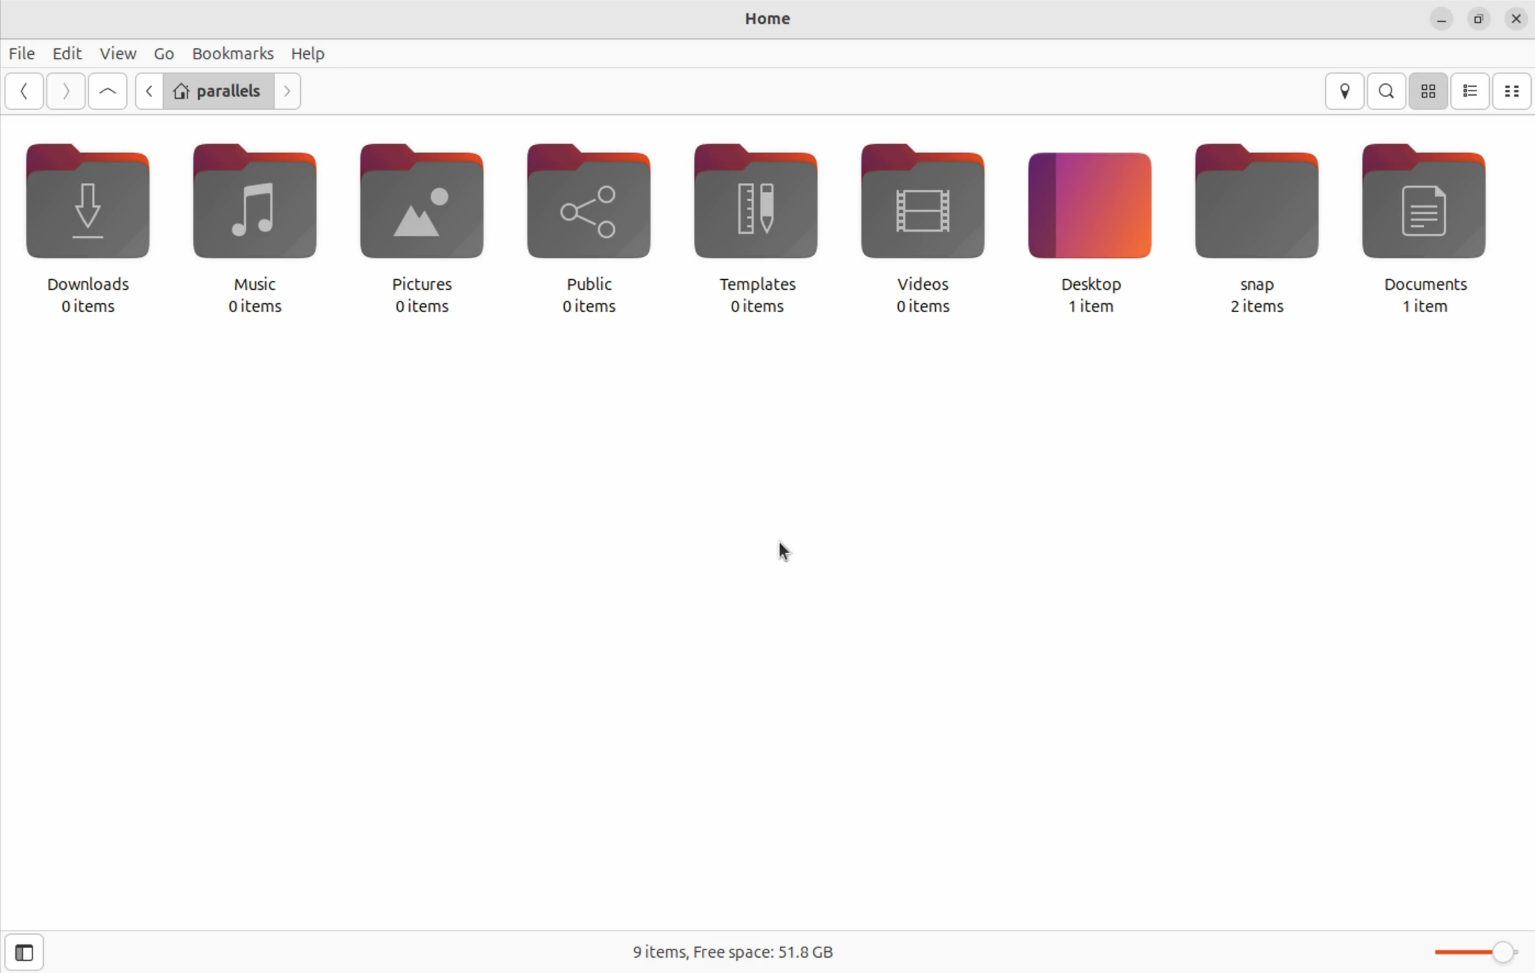 The width and height of the screenshot is (1535, 973). Describe the element at coordinates (1471, 949) in the screenshot. I see `toggle zoom` at that location.